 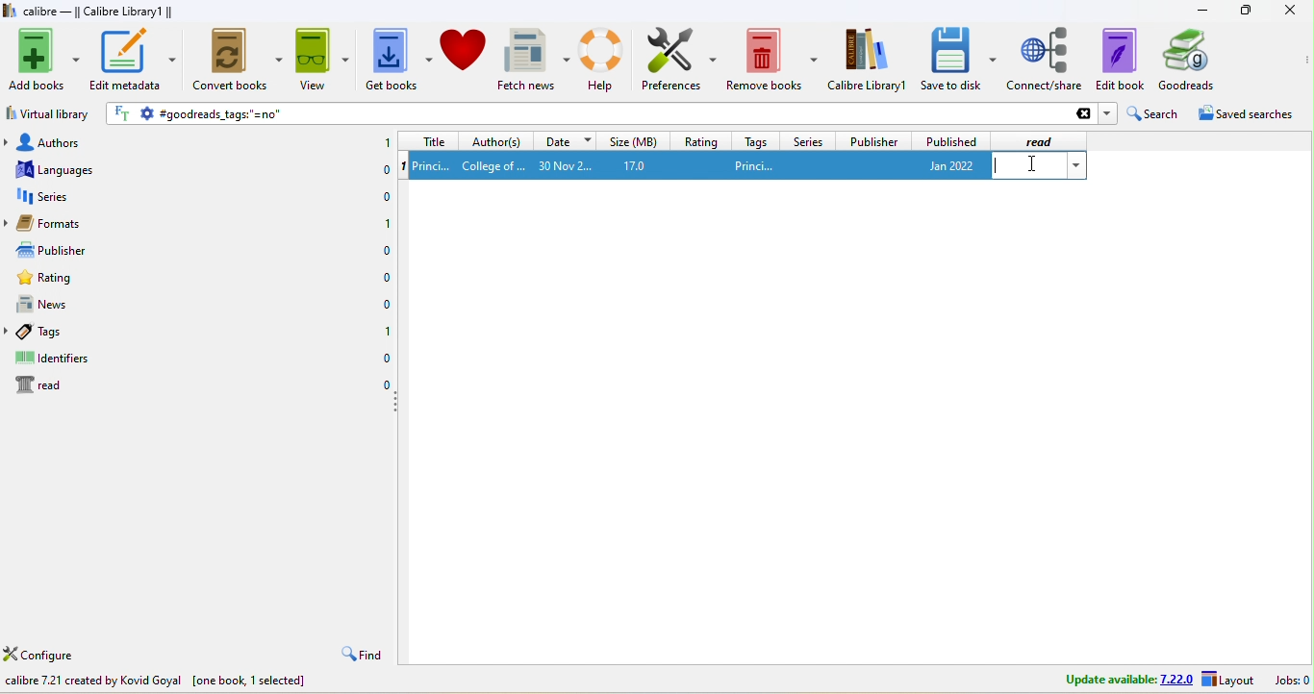 What do you see at coordinates (382, 172) in the screenshot?
I see `0` at bounding box center [382, 172].